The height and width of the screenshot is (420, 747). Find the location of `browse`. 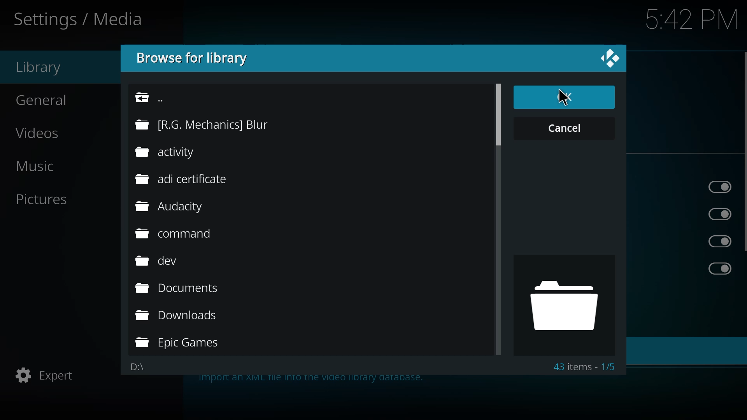

browse is located at coordinates (195, 58).